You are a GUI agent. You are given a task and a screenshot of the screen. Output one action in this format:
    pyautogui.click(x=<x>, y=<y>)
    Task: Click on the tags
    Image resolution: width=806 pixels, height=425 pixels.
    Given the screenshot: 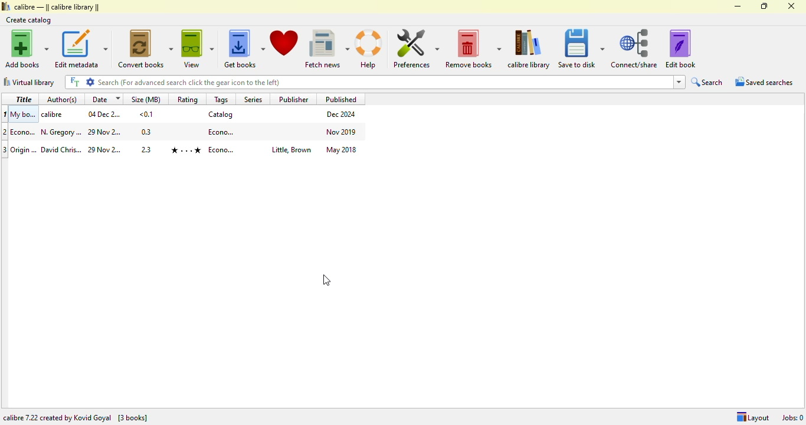 What is the action you would take?
    pyautogui.click(x=222, y=99)
    